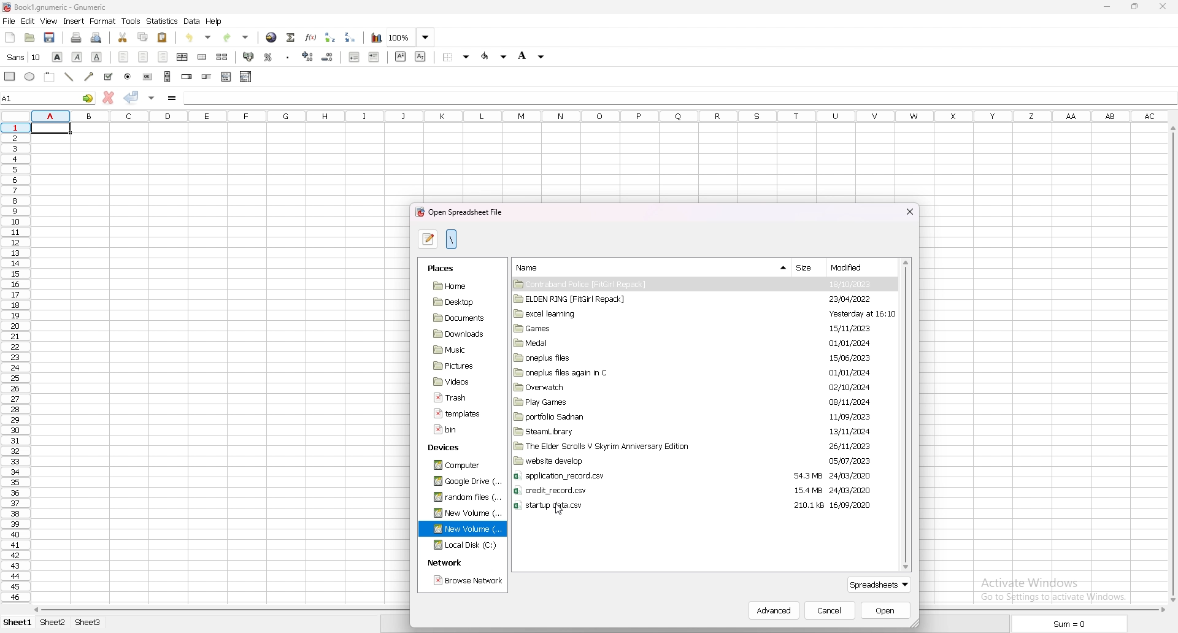 The width and height of the screenshot is (1178, 633). I want to click on print, so click(76, 37).